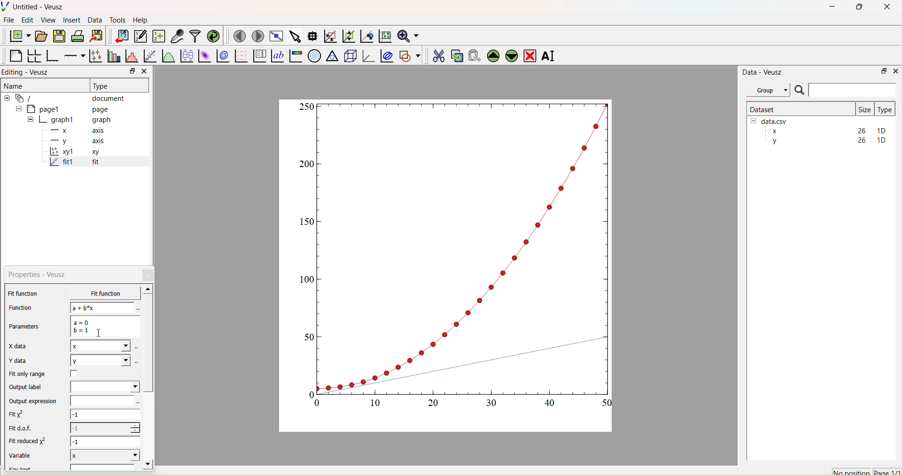 This screenshot has height=475, width=902. I want to click on Plot box plots, so click(187, 56).